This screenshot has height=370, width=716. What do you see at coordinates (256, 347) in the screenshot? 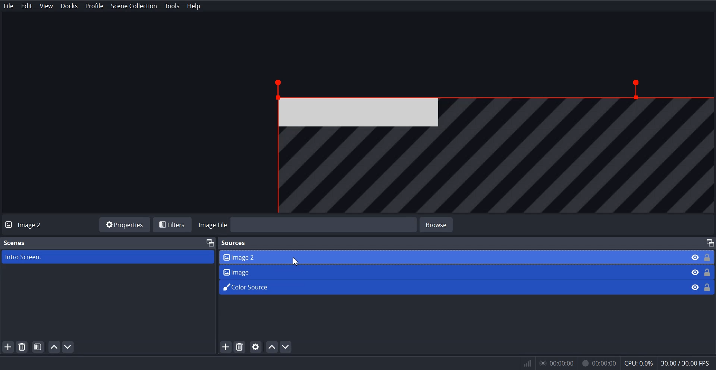
I see `Open source properties` at bounding box center [256, 347].